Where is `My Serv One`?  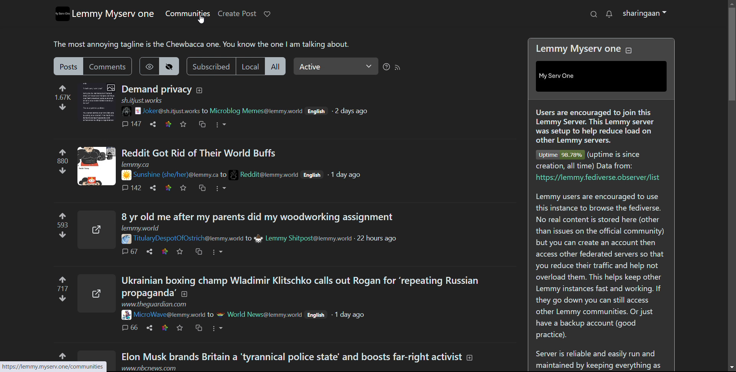
My Serv One is located at coordinates (566, 76).